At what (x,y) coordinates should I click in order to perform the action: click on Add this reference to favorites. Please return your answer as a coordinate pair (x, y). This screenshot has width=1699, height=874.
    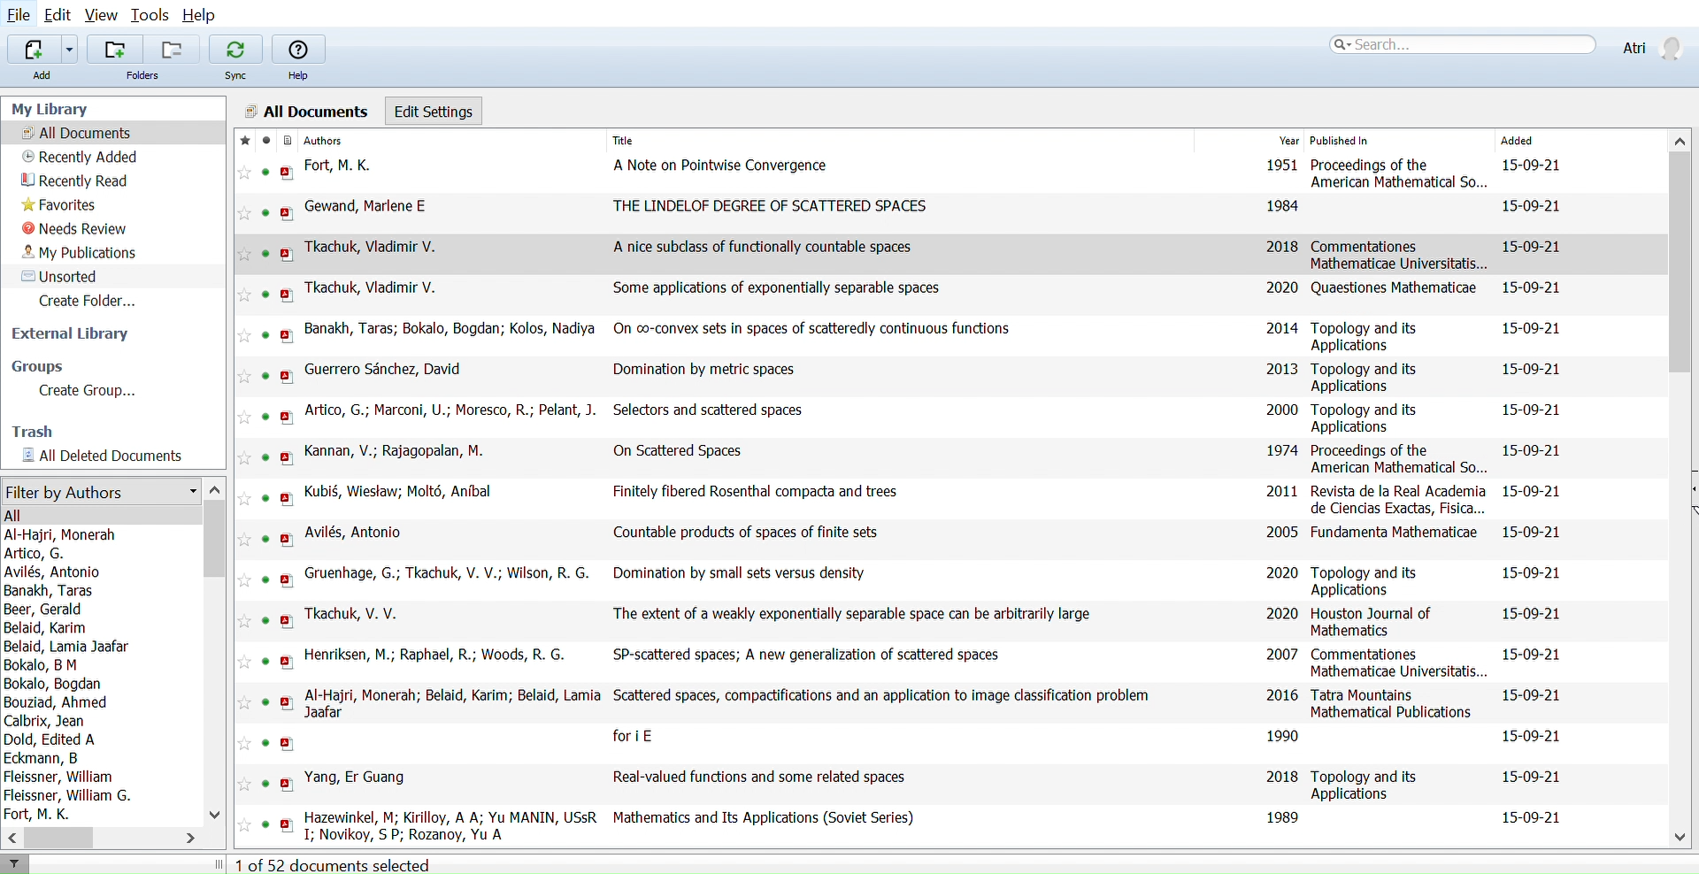
    Looking at the image, I should click on (245, 457).